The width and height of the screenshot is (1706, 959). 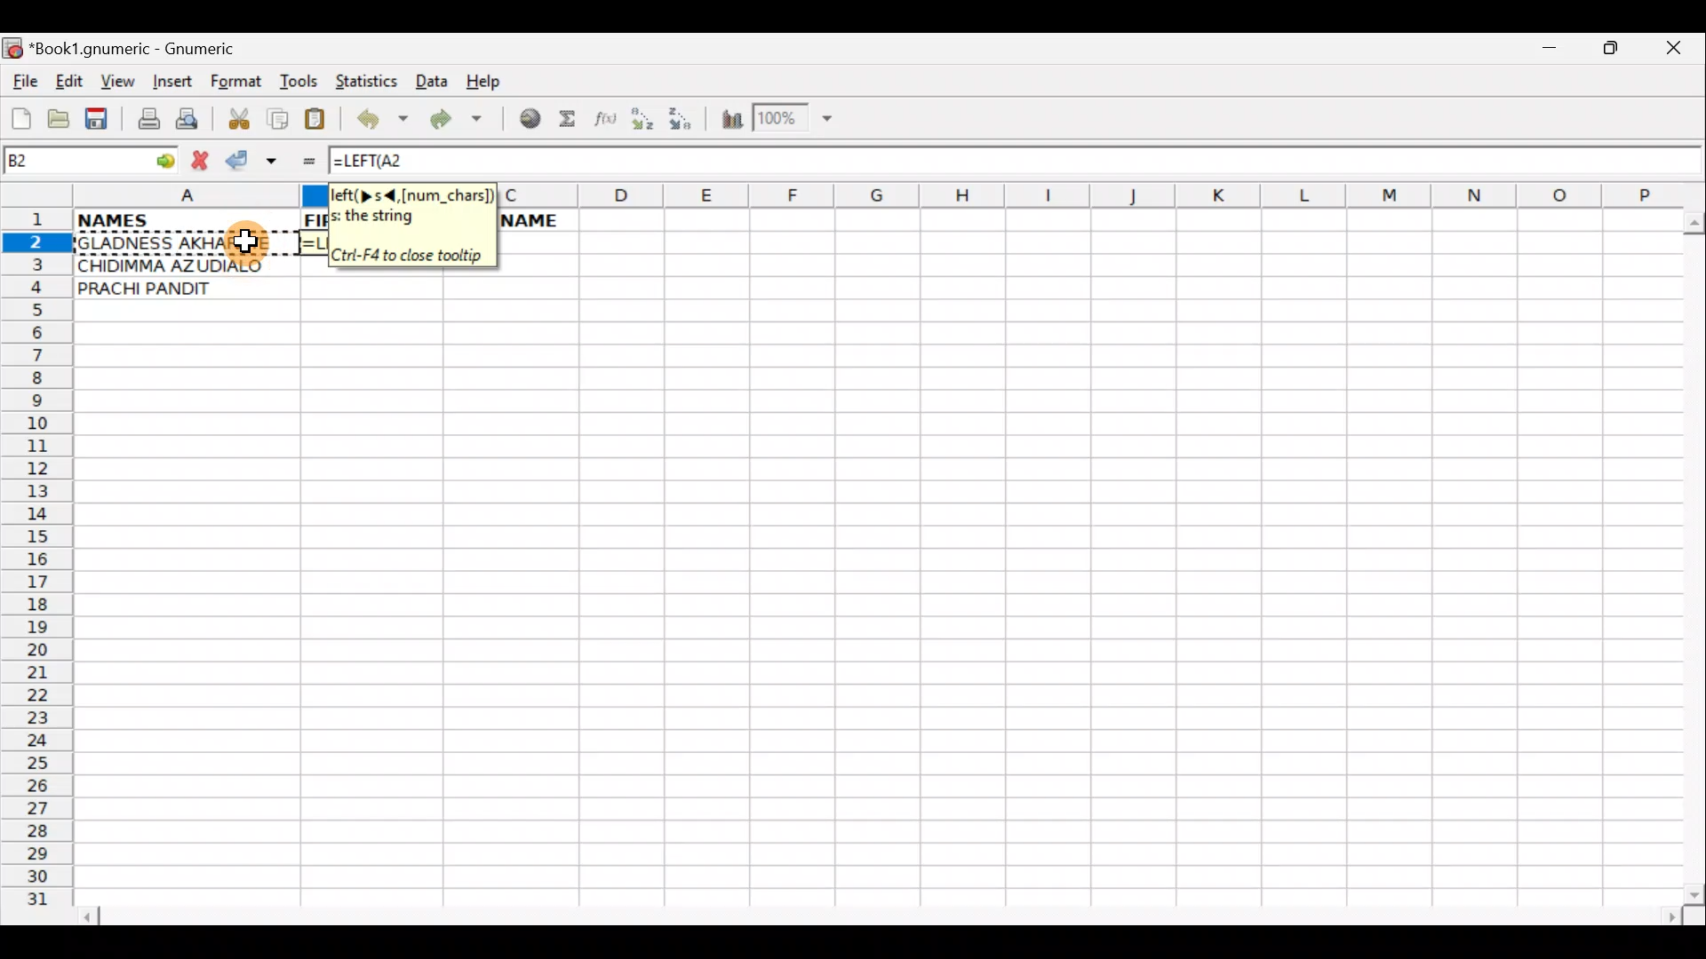 I want to click on Maximize, so click(x=1614, y=52).